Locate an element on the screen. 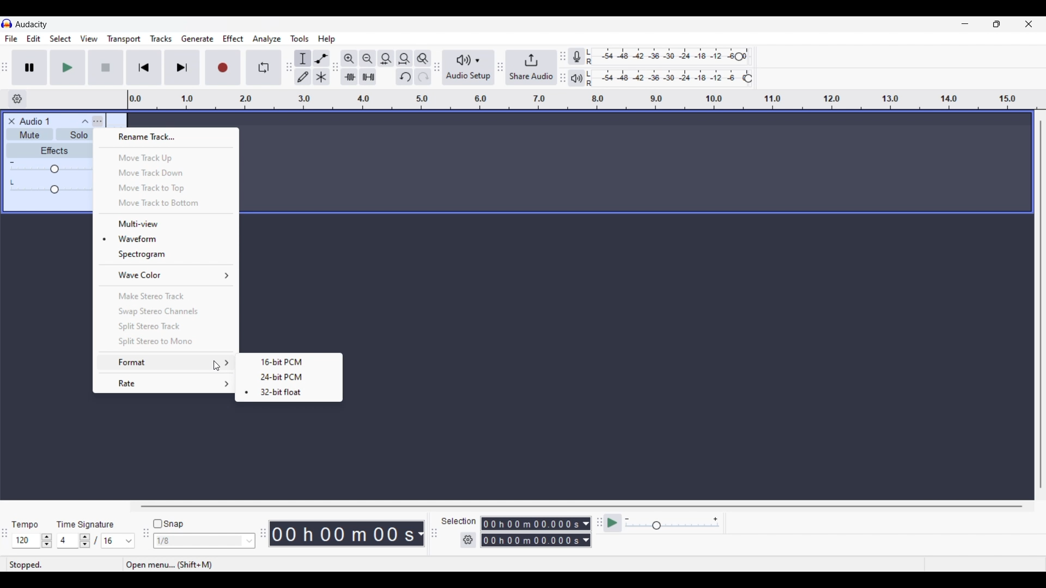  Timeline options is located at coordinates (17, 99).